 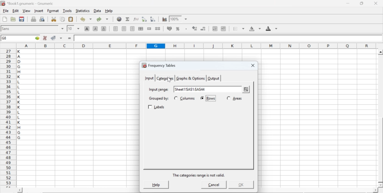 I want to click on areas, so click(x=237, y=98).